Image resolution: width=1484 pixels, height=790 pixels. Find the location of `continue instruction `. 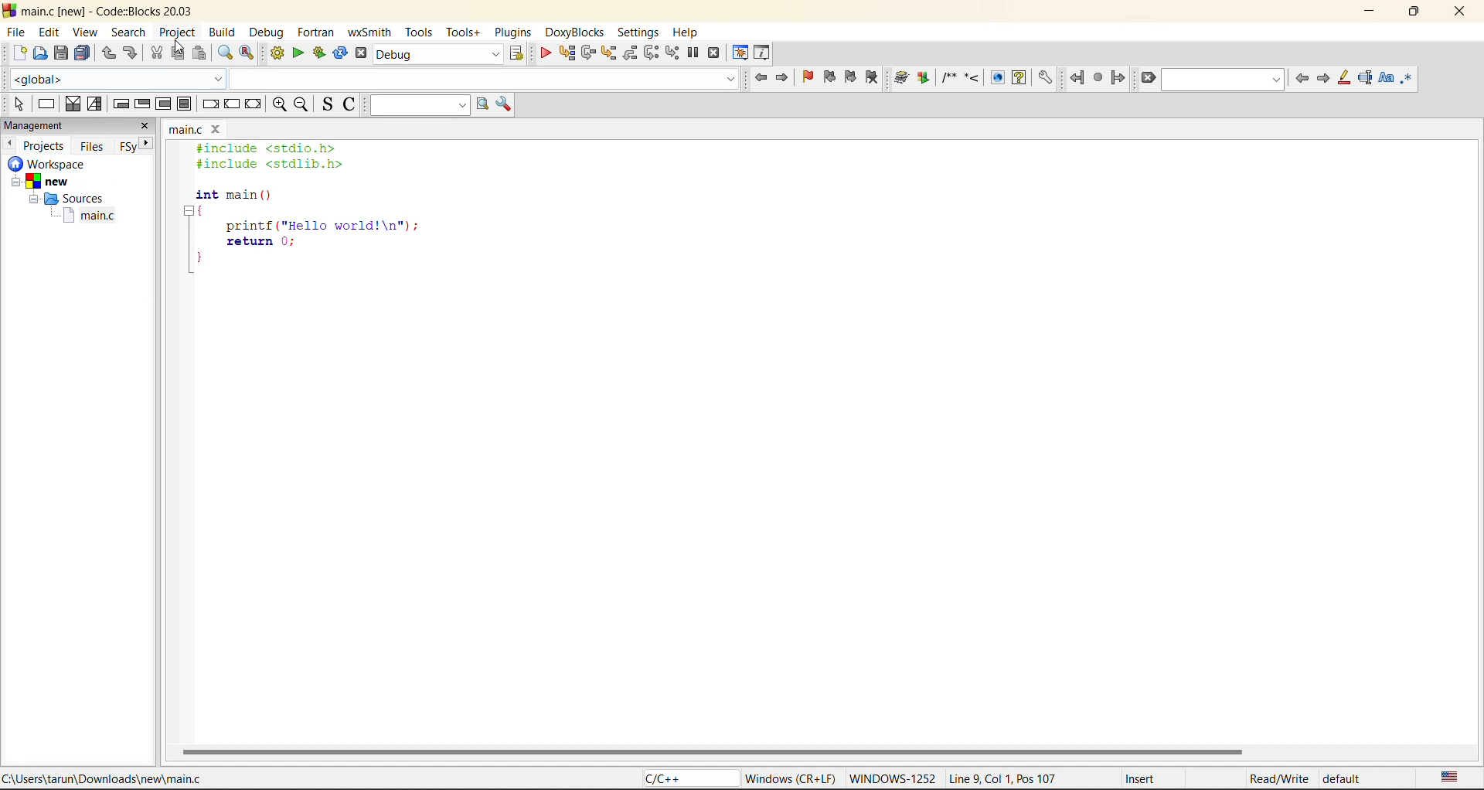

continue instruction  is located at coordinates (232, 105).